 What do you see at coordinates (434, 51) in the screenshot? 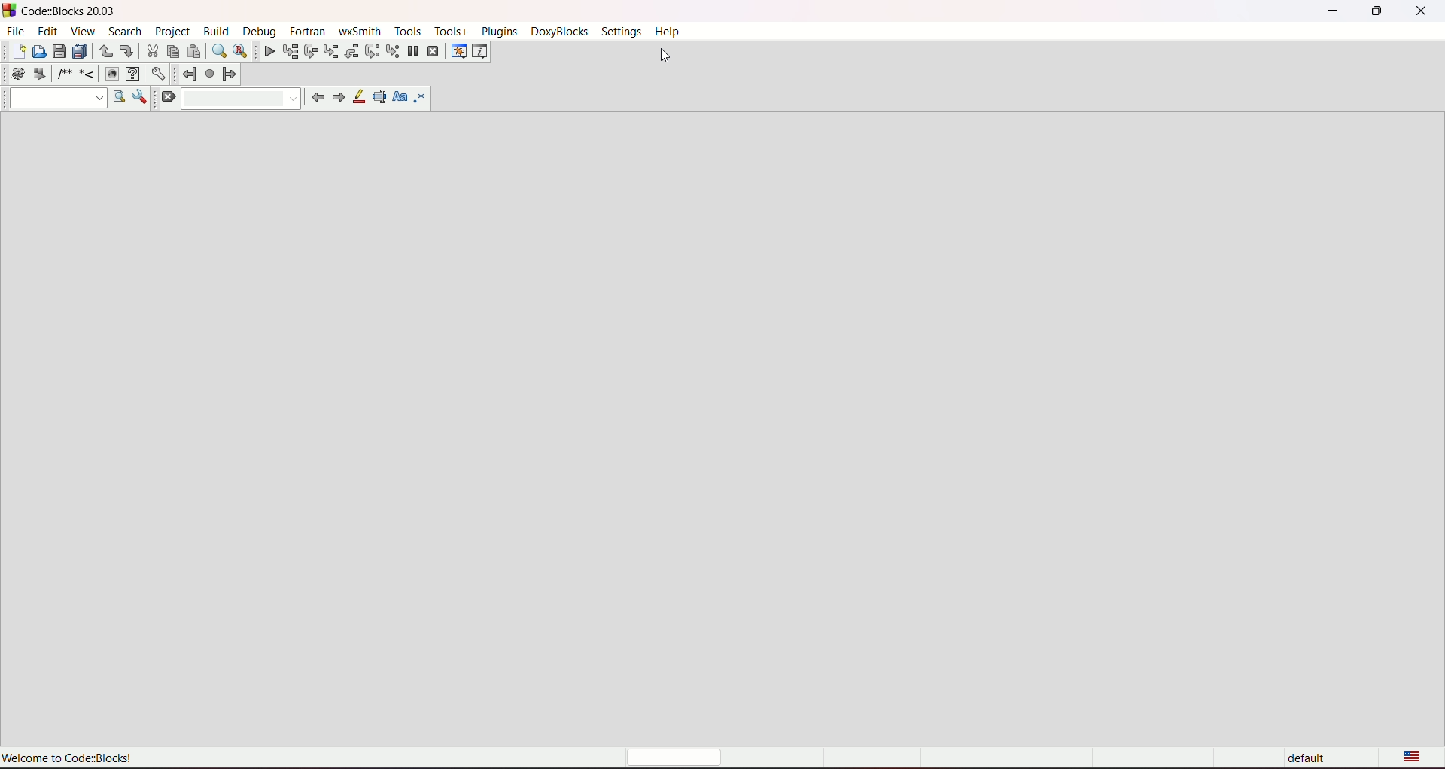
I see `stop debugger` at bounding box center [434, 51].